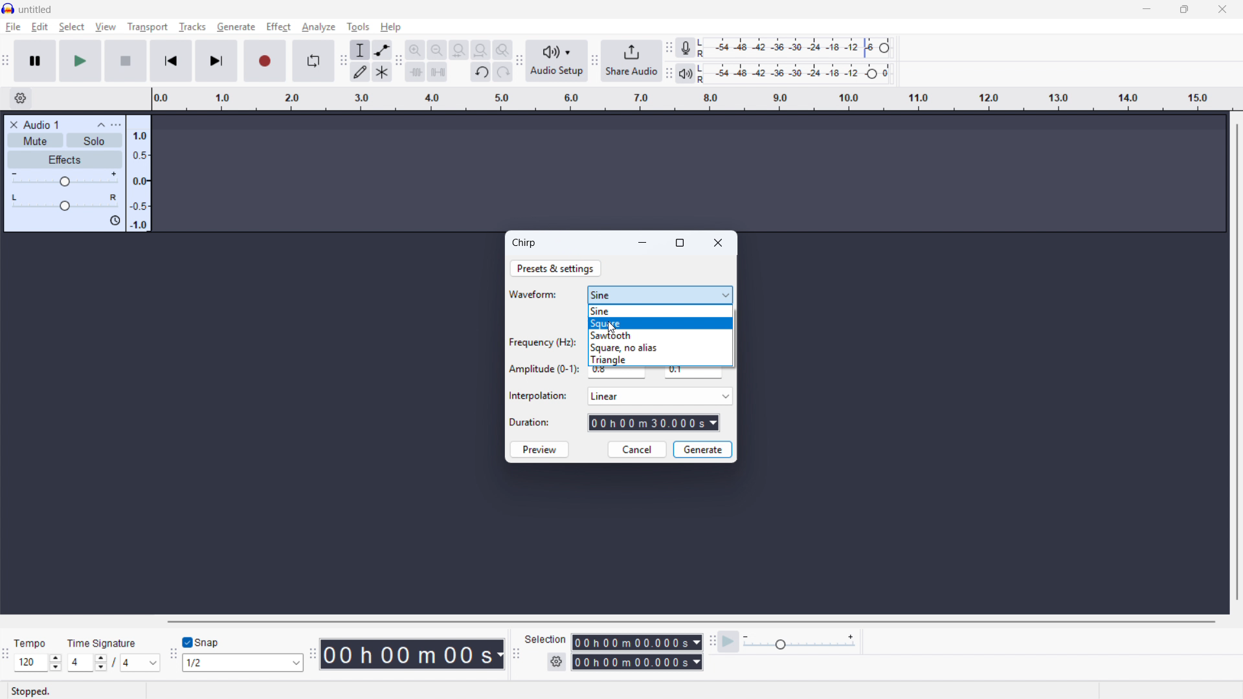  What do you see at coordinates (1186, 10) in the screenshot?
I see `maximise ` at bounding box center [1186, 10].